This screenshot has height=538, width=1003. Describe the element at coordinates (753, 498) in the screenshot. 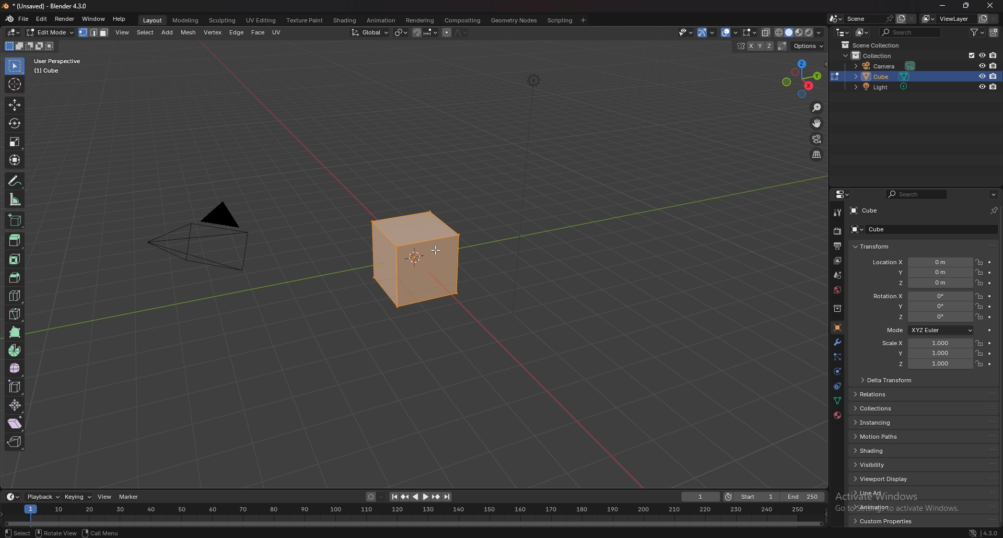

I see `start` at that location.